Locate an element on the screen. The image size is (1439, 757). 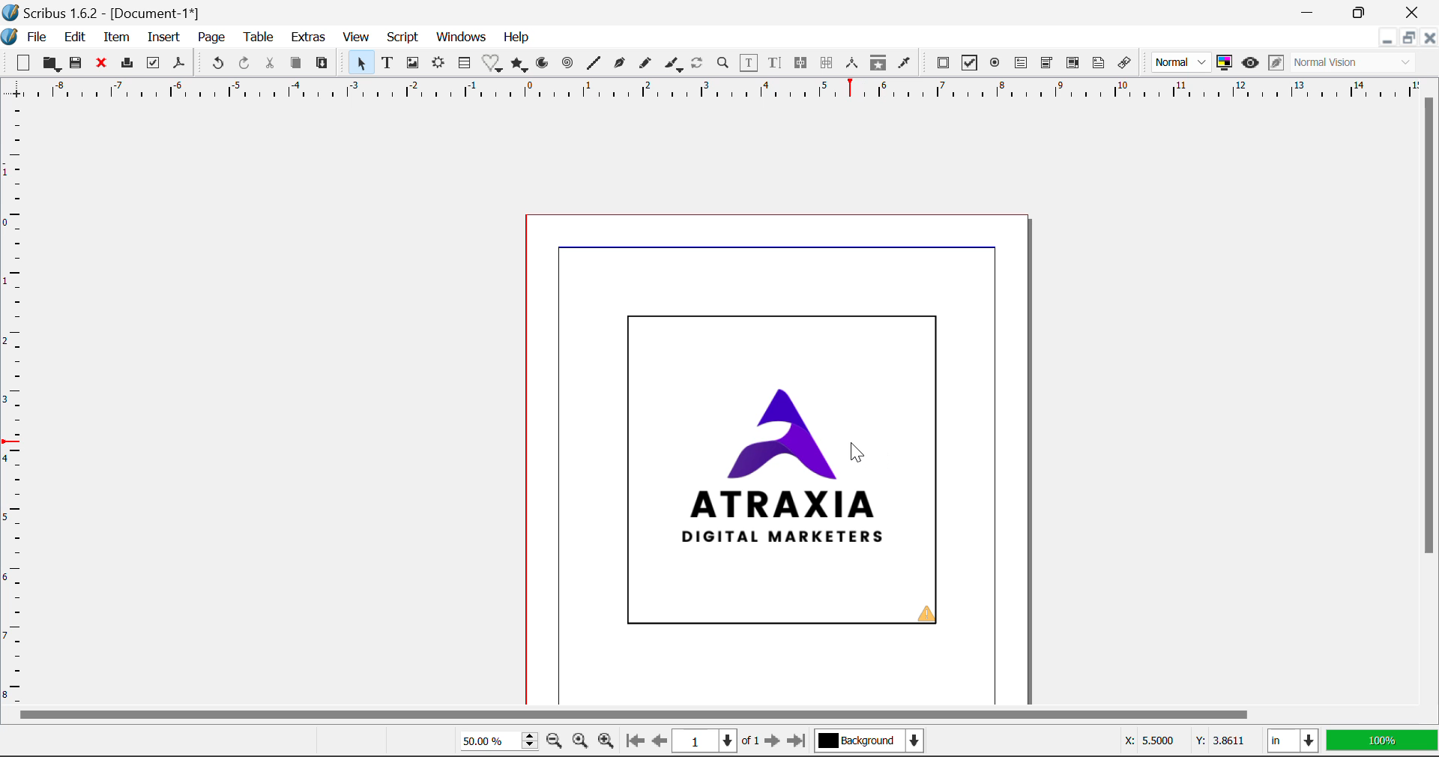
Print is located at coordinates (130, 64).